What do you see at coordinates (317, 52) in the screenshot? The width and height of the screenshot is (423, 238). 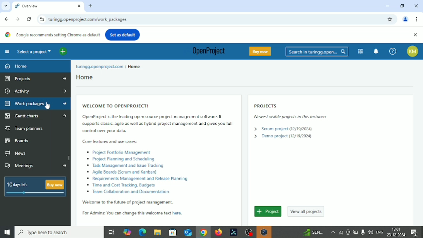 I see `Search` at bounding box center [317, 52].